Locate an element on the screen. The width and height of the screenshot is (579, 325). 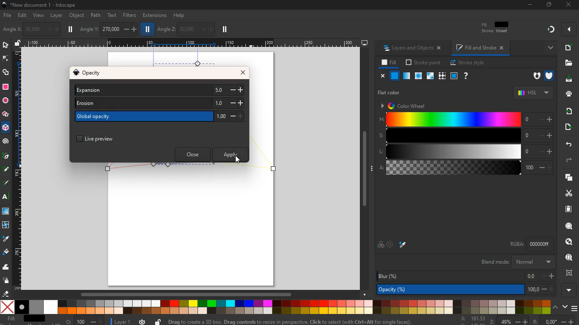
square is located at coordinates (6, 87).